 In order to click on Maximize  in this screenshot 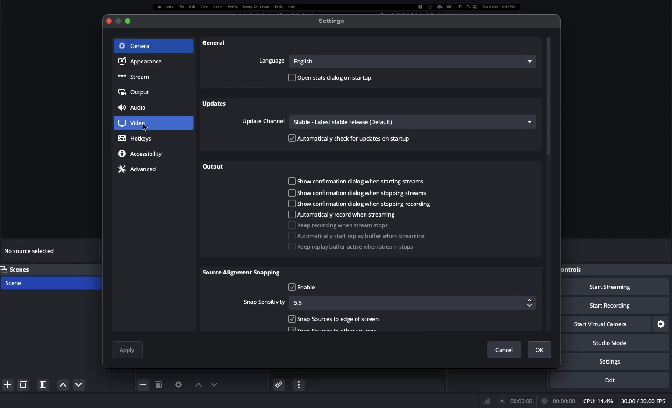, I will do `click(131, 21)`.